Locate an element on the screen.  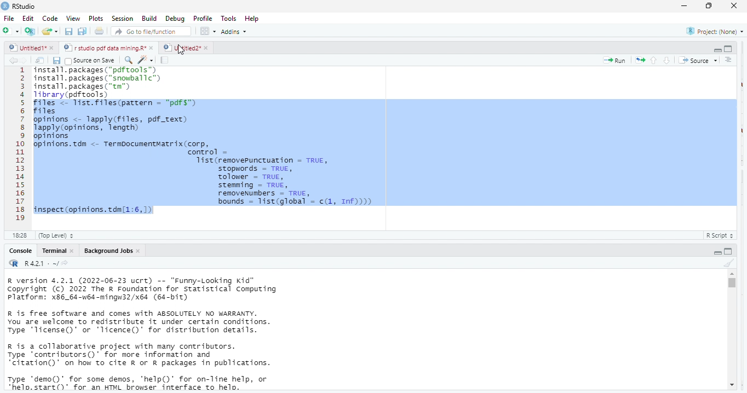
code is located at coordinates (49, 19).